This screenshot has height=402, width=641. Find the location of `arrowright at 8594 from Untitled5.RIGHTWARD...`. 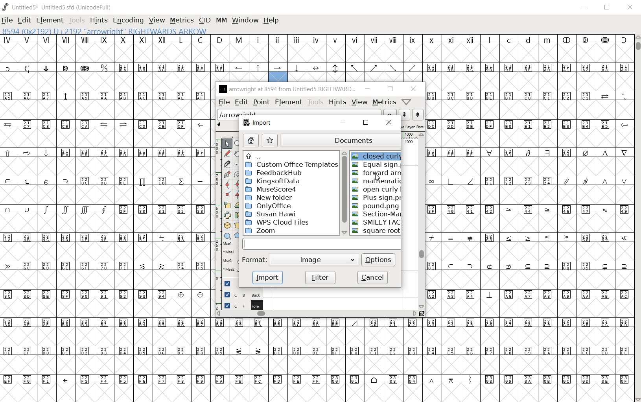

arrowright at 8594 from Untitled5.RIGHTWARD... is located at coordinates (287, 89).